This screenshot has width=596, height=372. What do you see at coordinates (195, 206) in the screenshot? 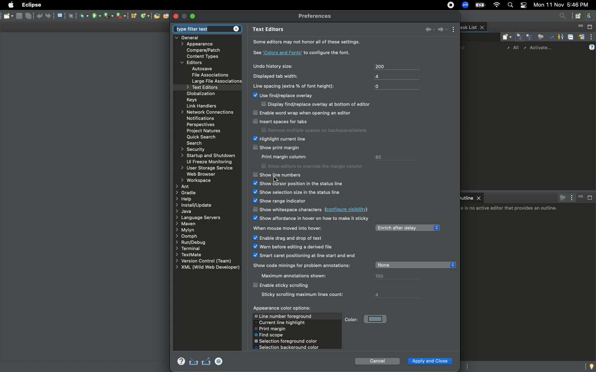
I see `Install update` at bounding box center [195, 206].